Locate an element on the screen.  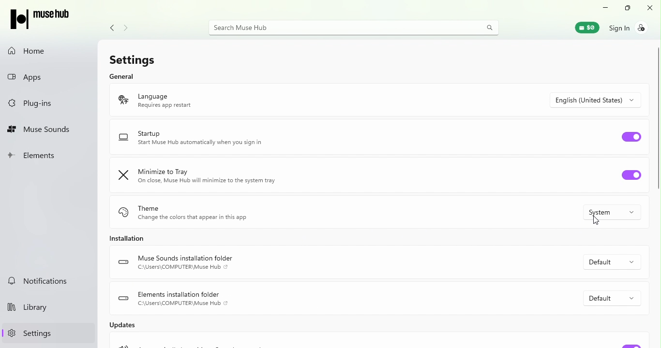
theme logo is located at coordinates (123, 214).